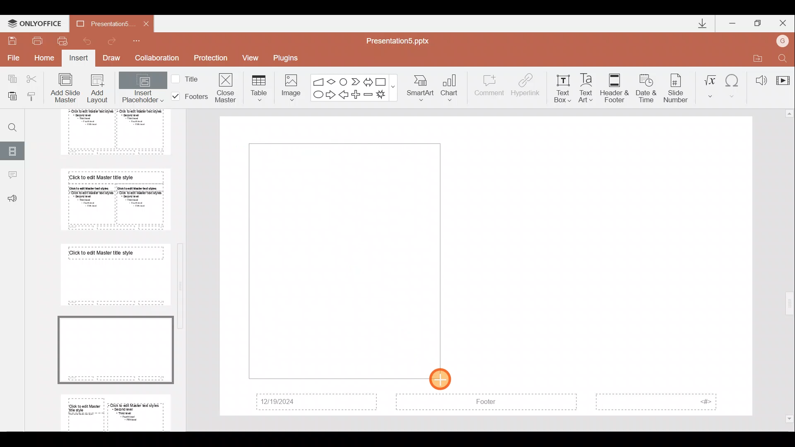  Describe the element at coordinates (784, 40) in the screenshot. I see `Account name` at that location.